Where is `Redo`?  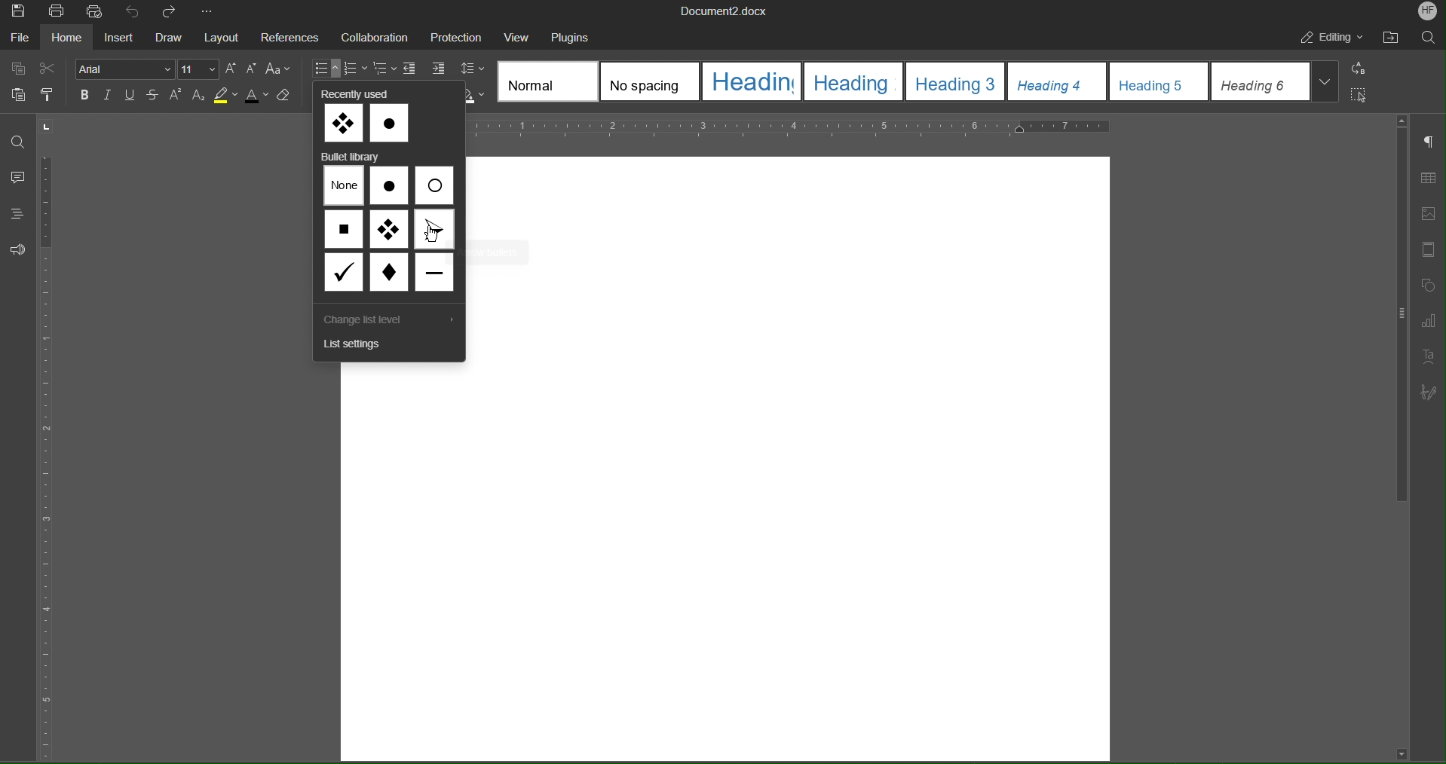 Redo is located at coordinates (172, 13).